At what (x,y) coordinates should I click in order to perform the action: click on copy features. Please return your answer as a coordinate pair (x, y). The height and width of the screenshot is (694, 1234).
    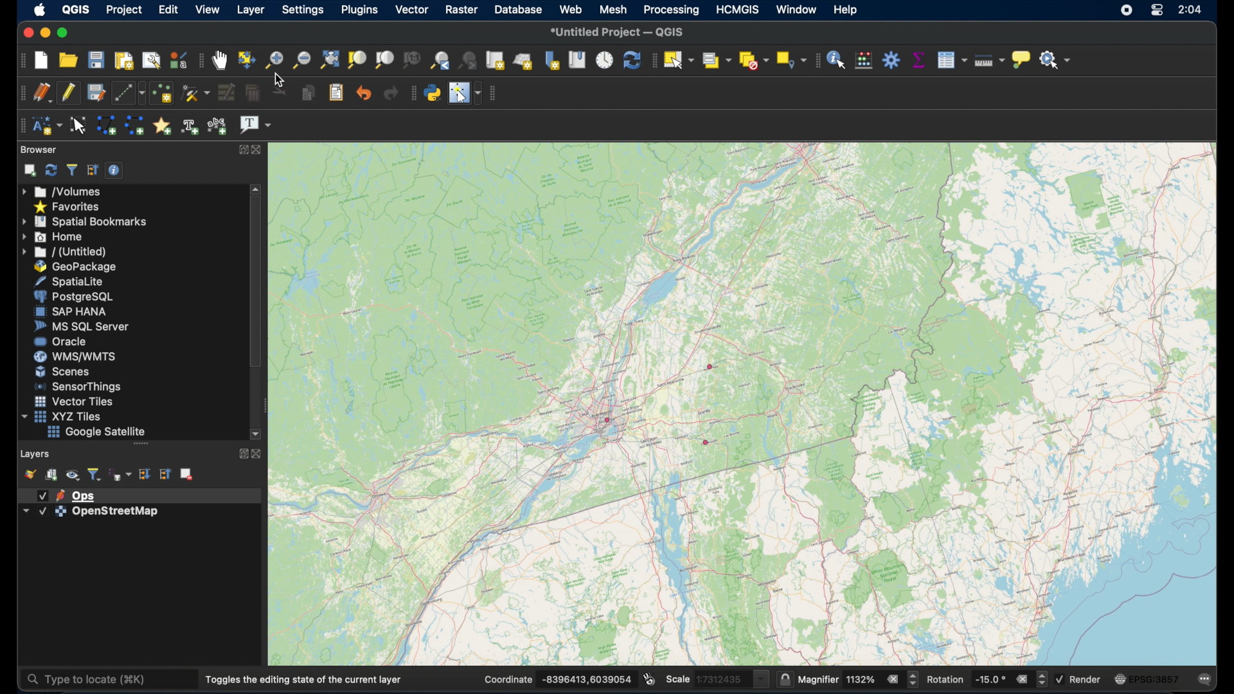
    Looking at the image, I should click on (307, 93).